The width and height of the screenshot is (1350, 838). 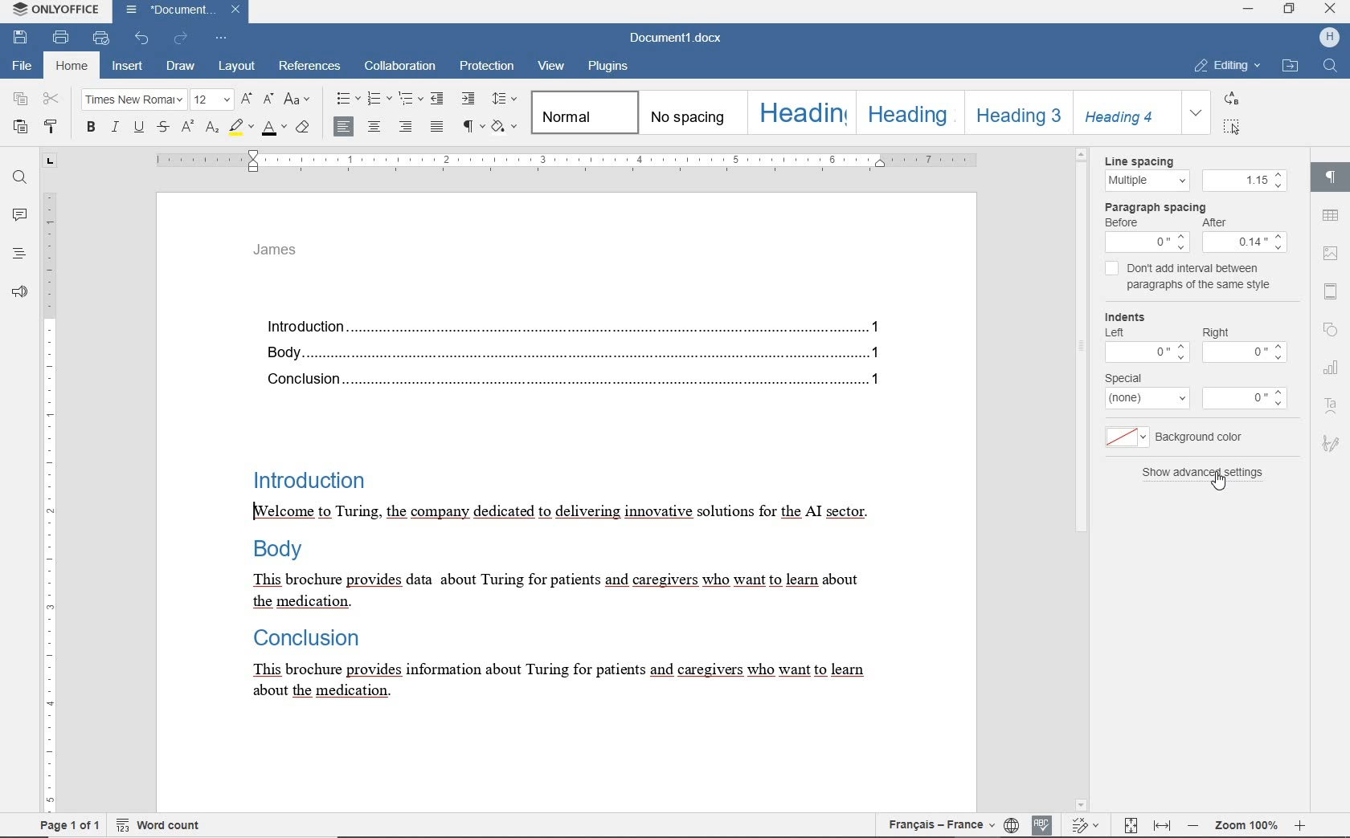 I want to click on scroll bar, so click(x=1083, y=479).